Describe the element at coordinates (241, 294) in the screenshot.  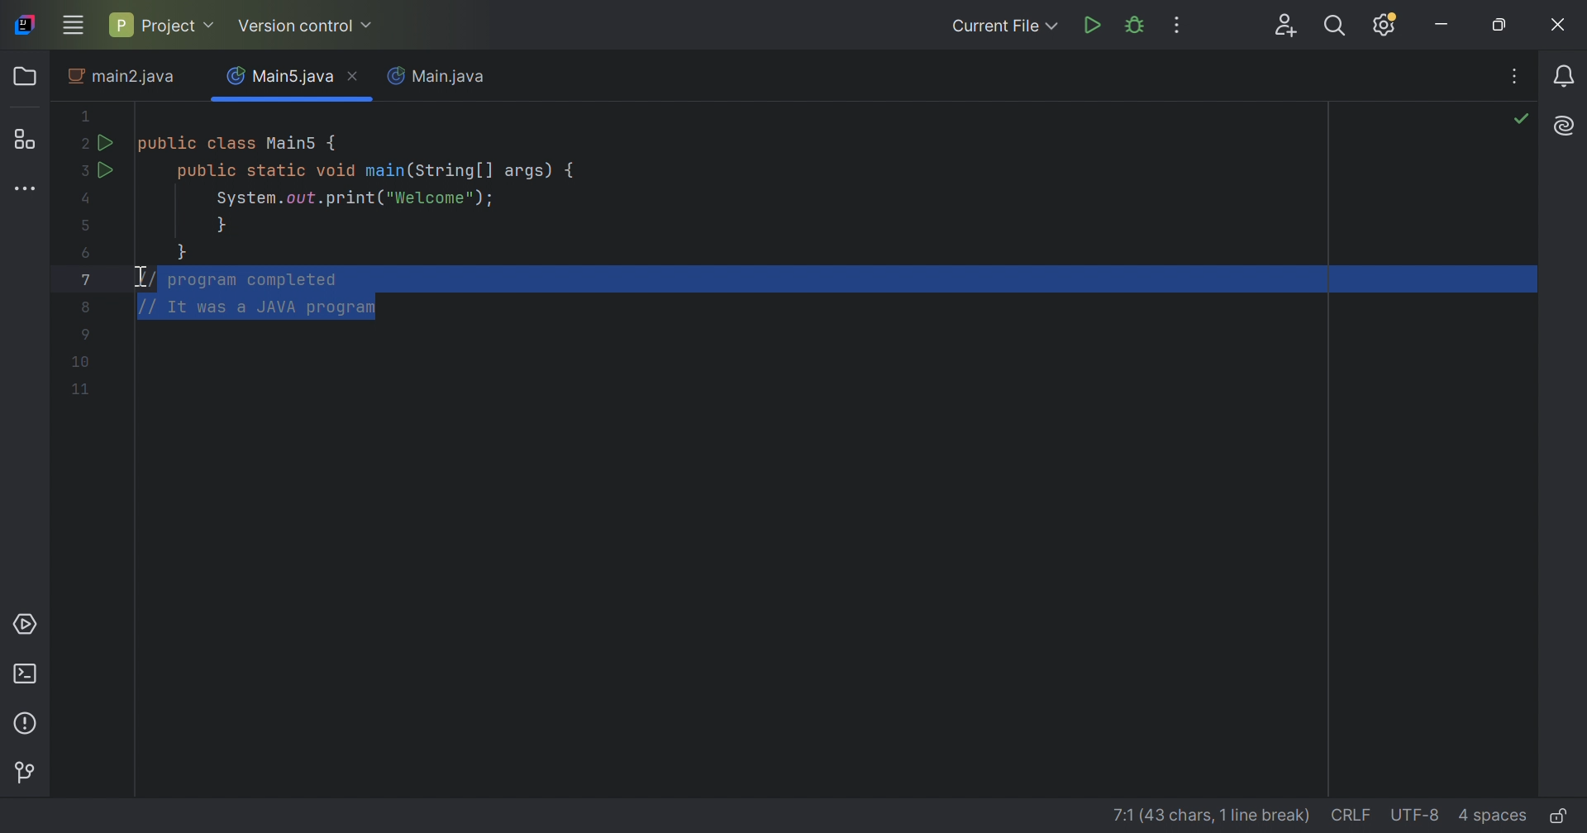
I see `Selected lines commented again` at that location.